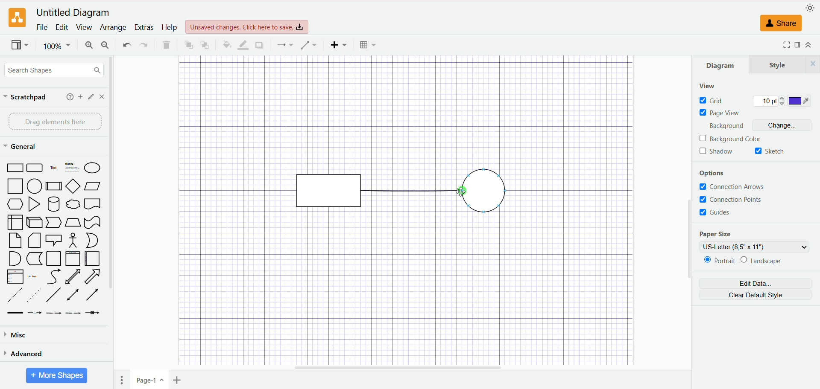 The width and height of the screenshot is (820, 389). What do you see at coordinates (53, 258) in the screenshot?
I see `Page` at bounding box center [53, 258].